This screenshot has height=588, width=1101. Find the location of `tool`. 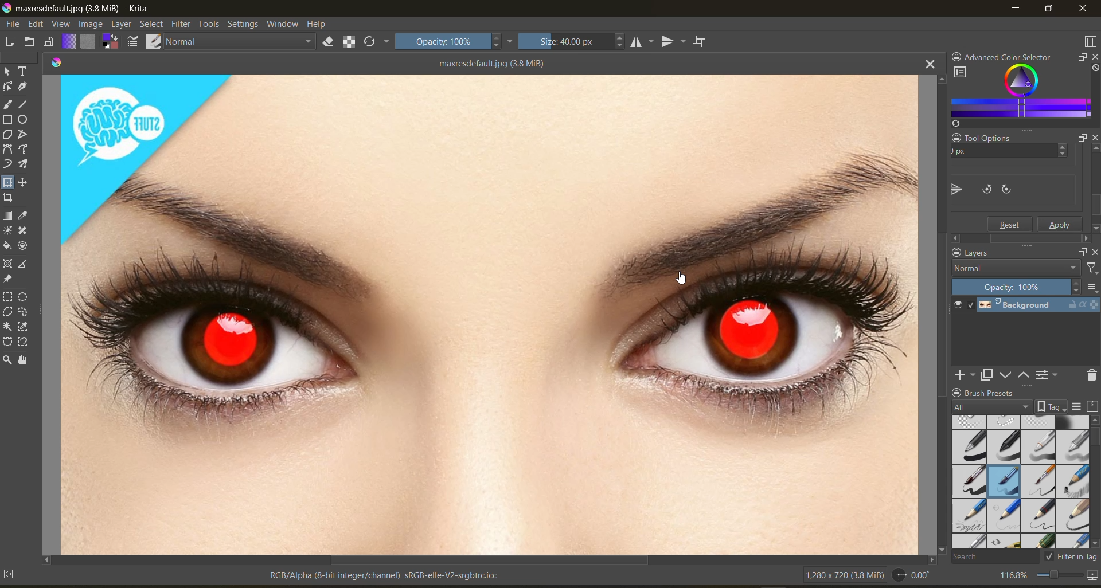

tool is located at coordinates (7, 340).